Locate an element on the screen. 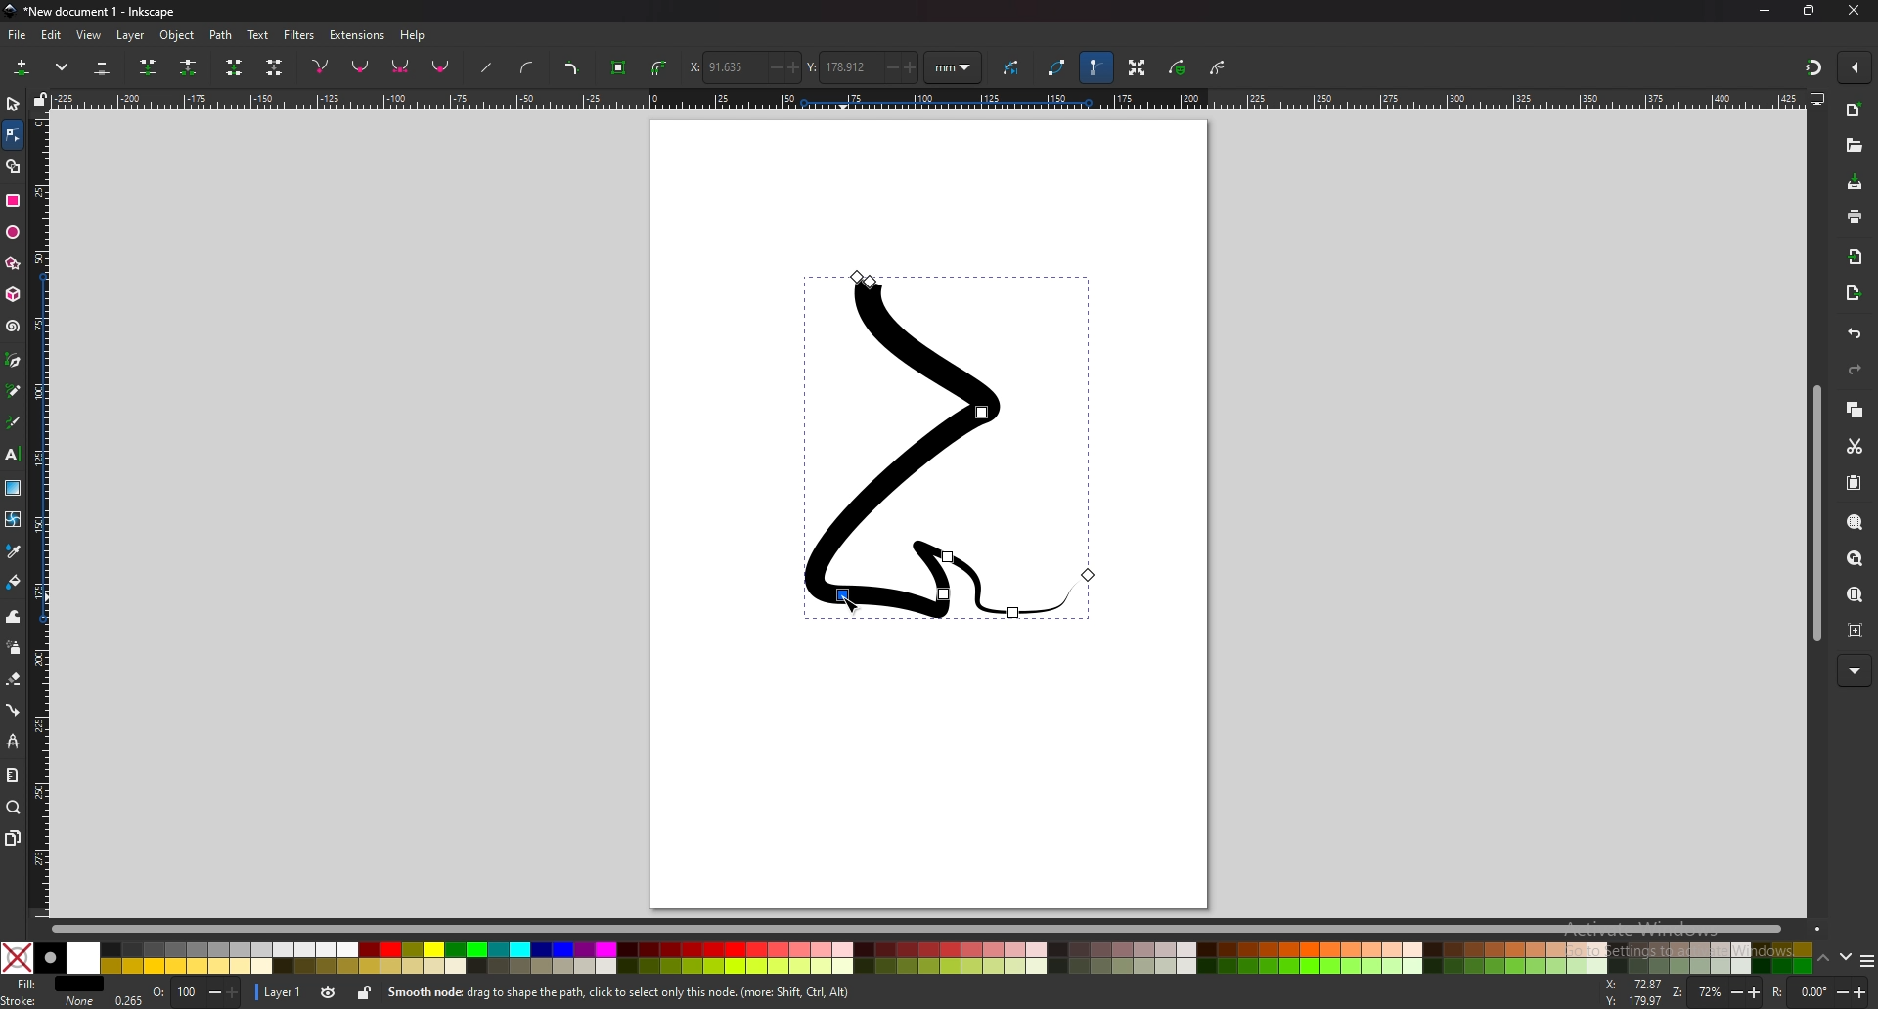  rotate is located at coordinates (1817, 990).